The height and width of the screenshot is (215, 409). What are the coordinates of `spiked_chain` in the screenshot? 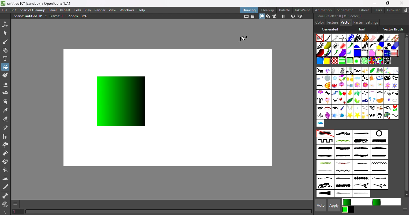 It's located at (362, 179).